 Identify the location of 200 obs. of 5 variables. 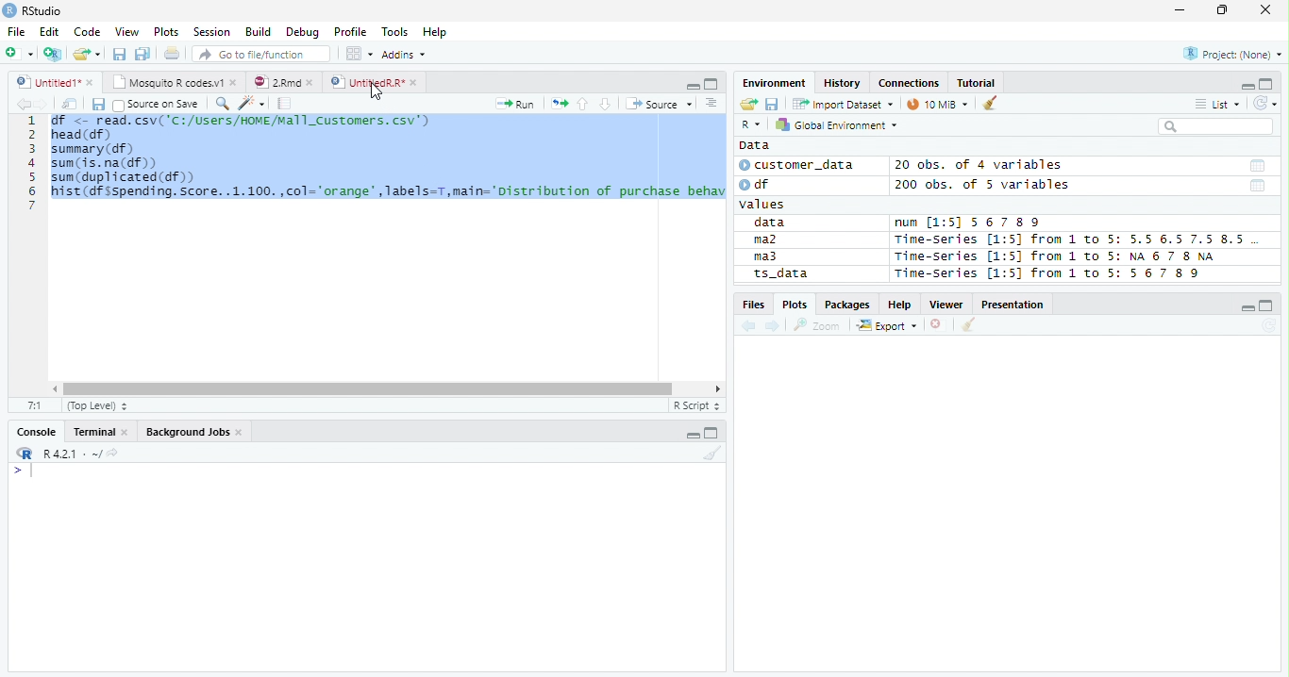
(979, 187).